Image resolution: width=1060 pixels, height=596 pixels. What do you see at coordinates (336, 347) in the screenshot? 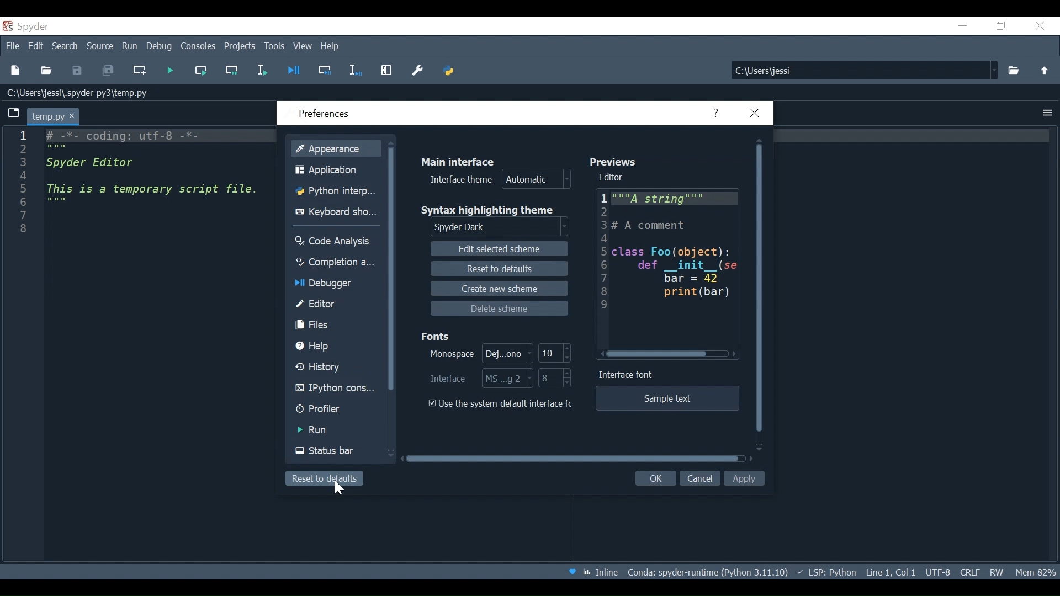
I see `Help` at bounding box center [336, 347].